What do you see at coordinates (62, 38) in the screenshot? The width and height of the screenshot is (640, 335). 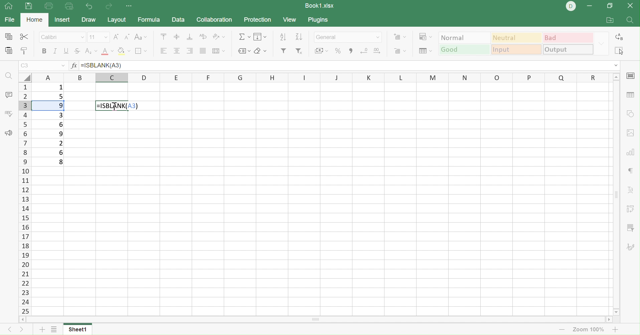 I see `Font` at bounding box center [62, 38].